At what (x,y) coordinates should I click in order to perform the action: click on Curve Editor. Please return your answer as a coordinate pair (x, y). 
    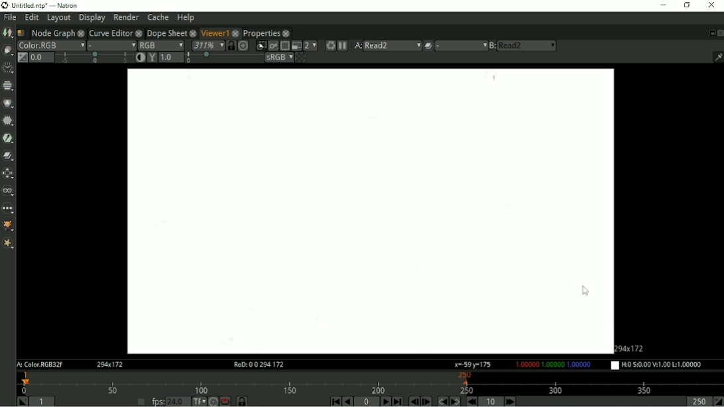
    Looking at the image, I should click on (110, 32).